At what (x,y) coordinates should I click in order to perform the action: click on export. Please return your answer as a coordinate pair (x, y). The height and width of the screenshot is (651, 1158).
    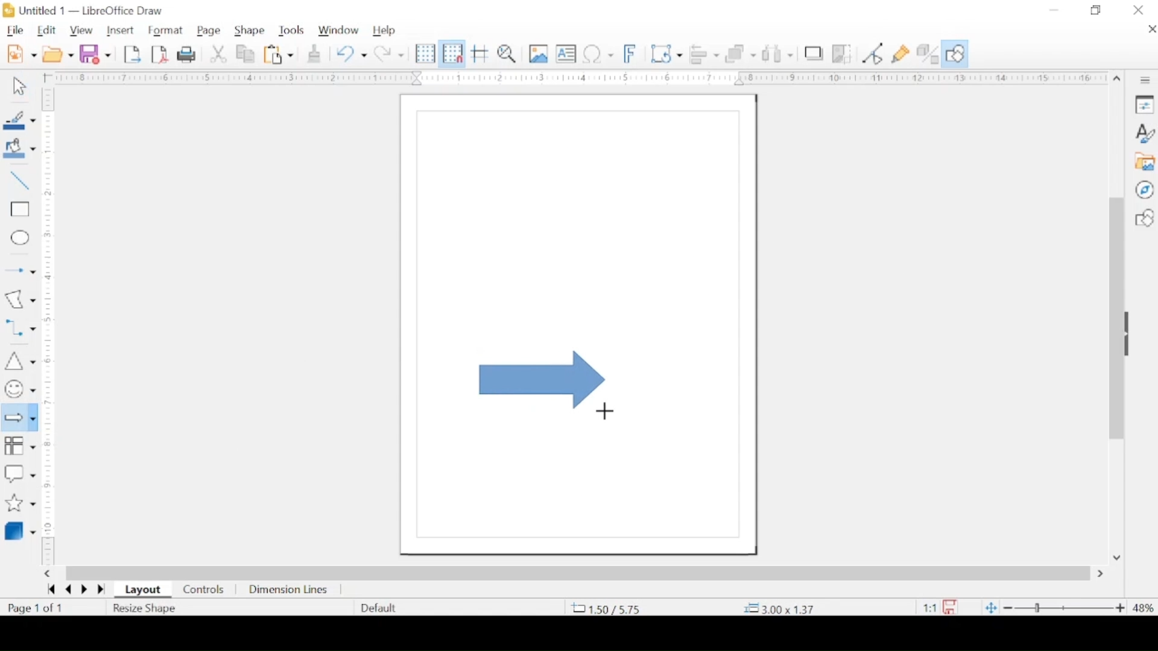
    Looking at the image, I should click on (132, 54).